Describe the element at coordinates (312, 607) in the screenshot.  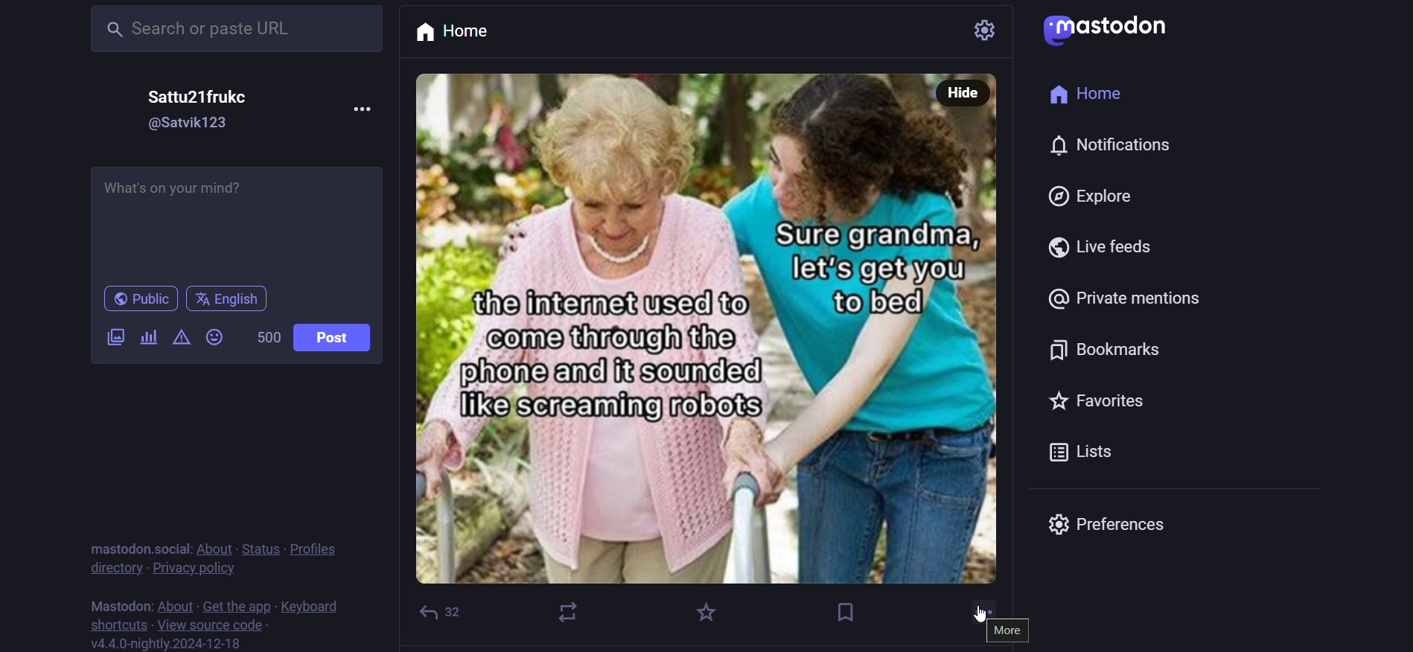
I see `keyboard` at that location.